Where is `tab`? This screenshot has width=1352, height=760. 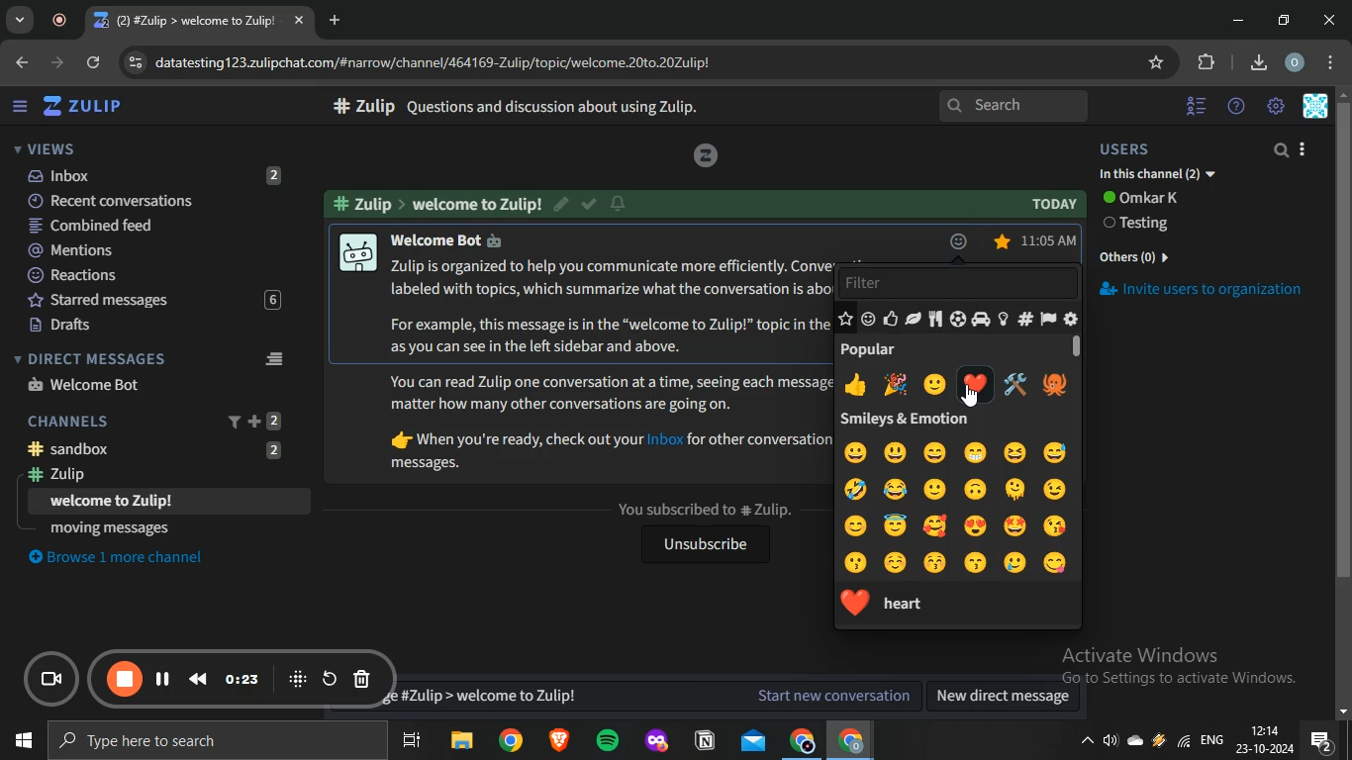 tab is located at coordinates (188, 21).